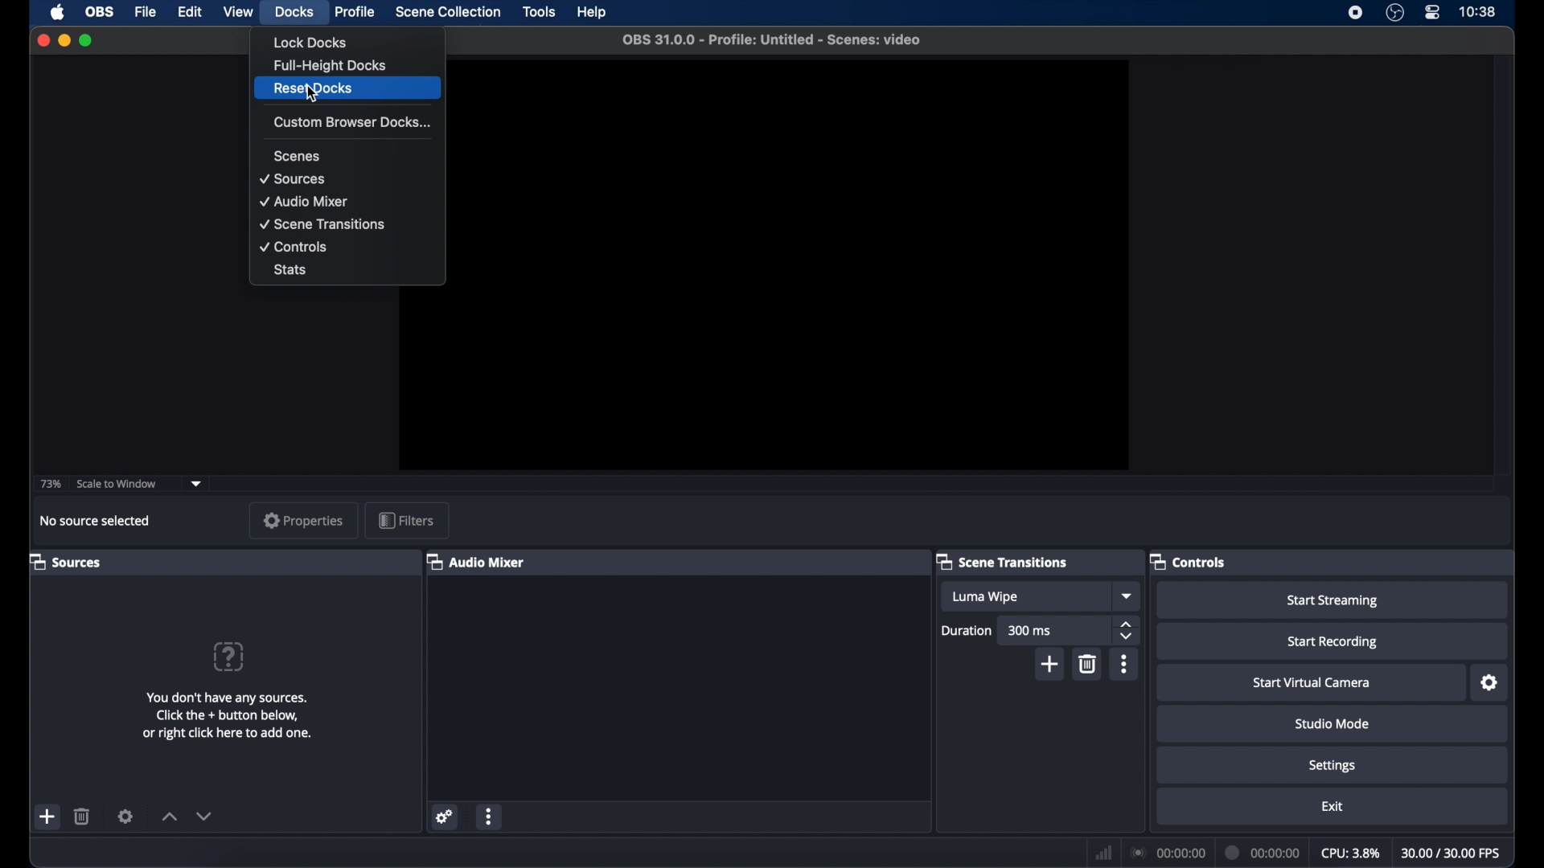  I want to click on start virtual camera, so click(1312, 683).